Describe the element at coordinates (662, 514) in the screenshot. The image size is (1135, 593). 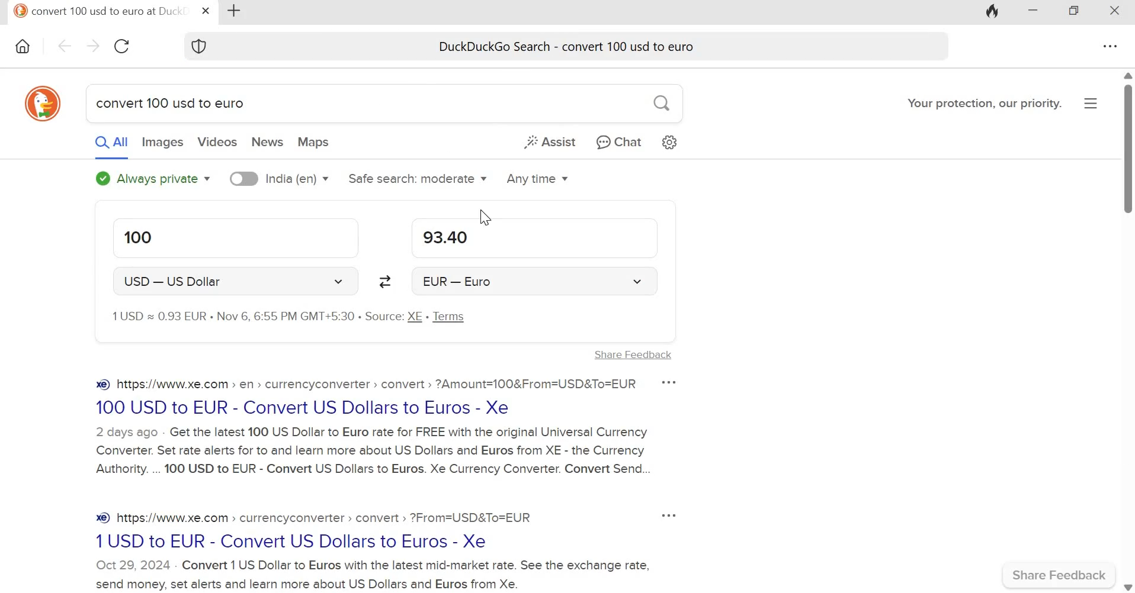
I see `More Options` at that location.